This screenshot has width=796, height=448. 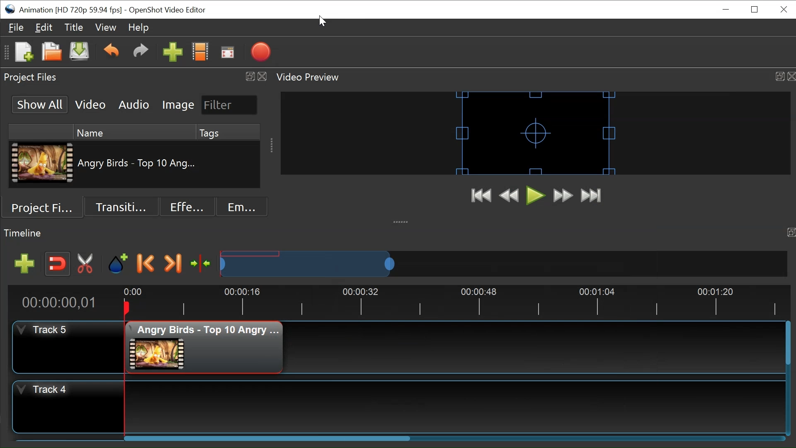 I want to click on Clip, so click(x=43, y=162).